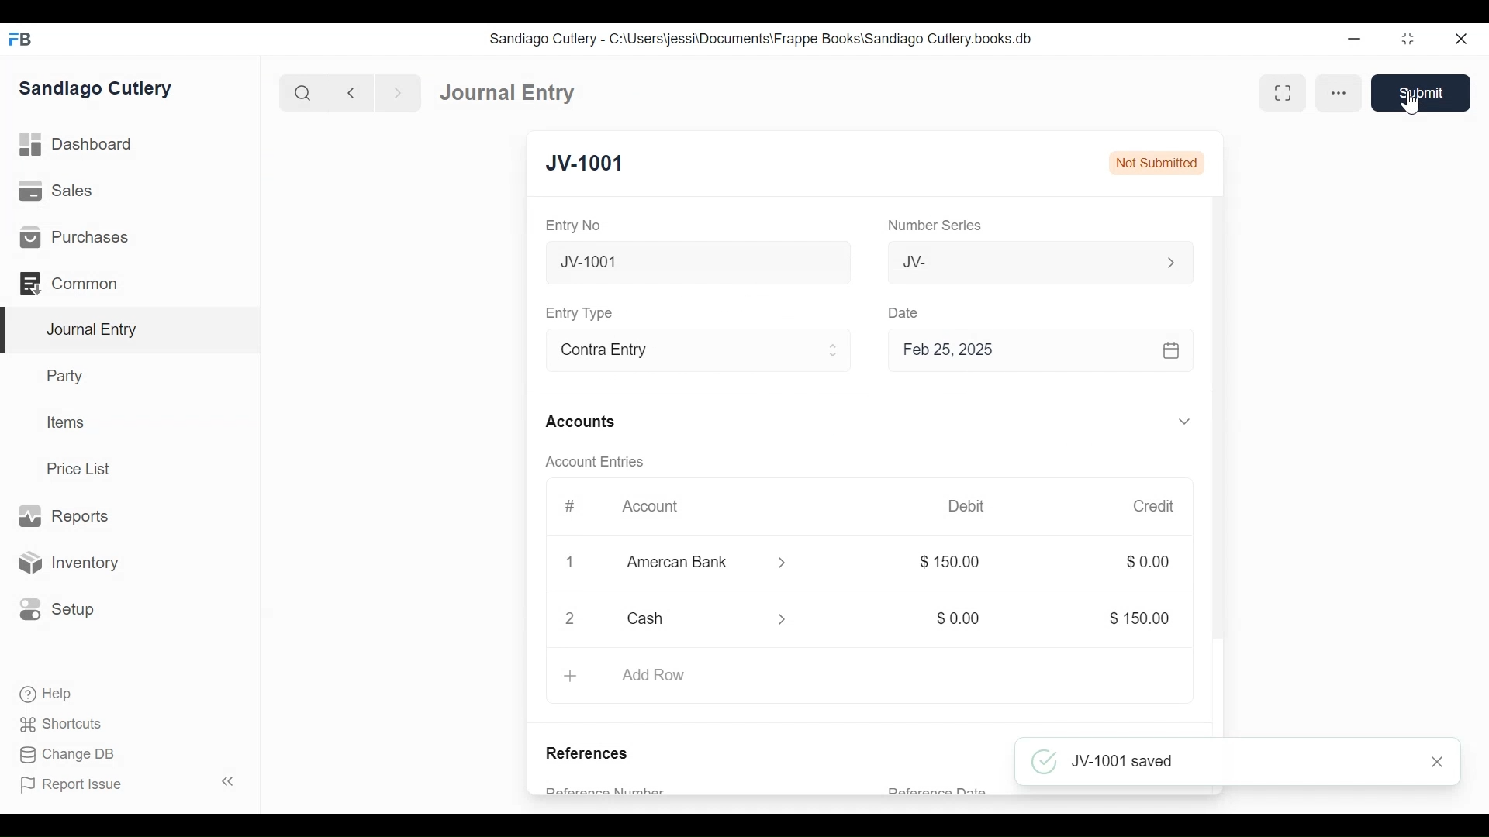 Image resolution: width=1489 pixels, height=837 pixels. I want to click on Expand, so click(785, 563).